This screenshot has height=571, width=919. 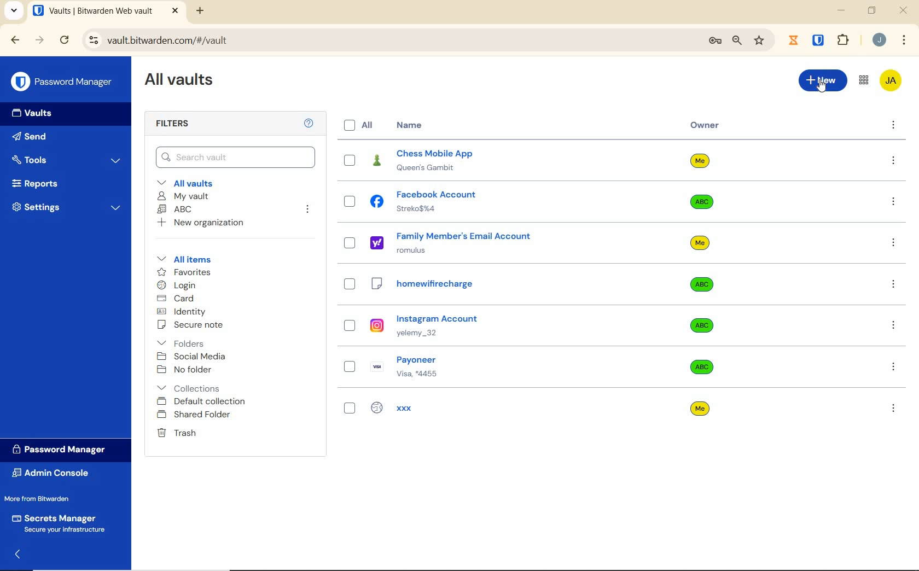 What do you see at coordinates (350, 367) in the screenshot?
I see `checkbox` at bounding box center [350, 367].